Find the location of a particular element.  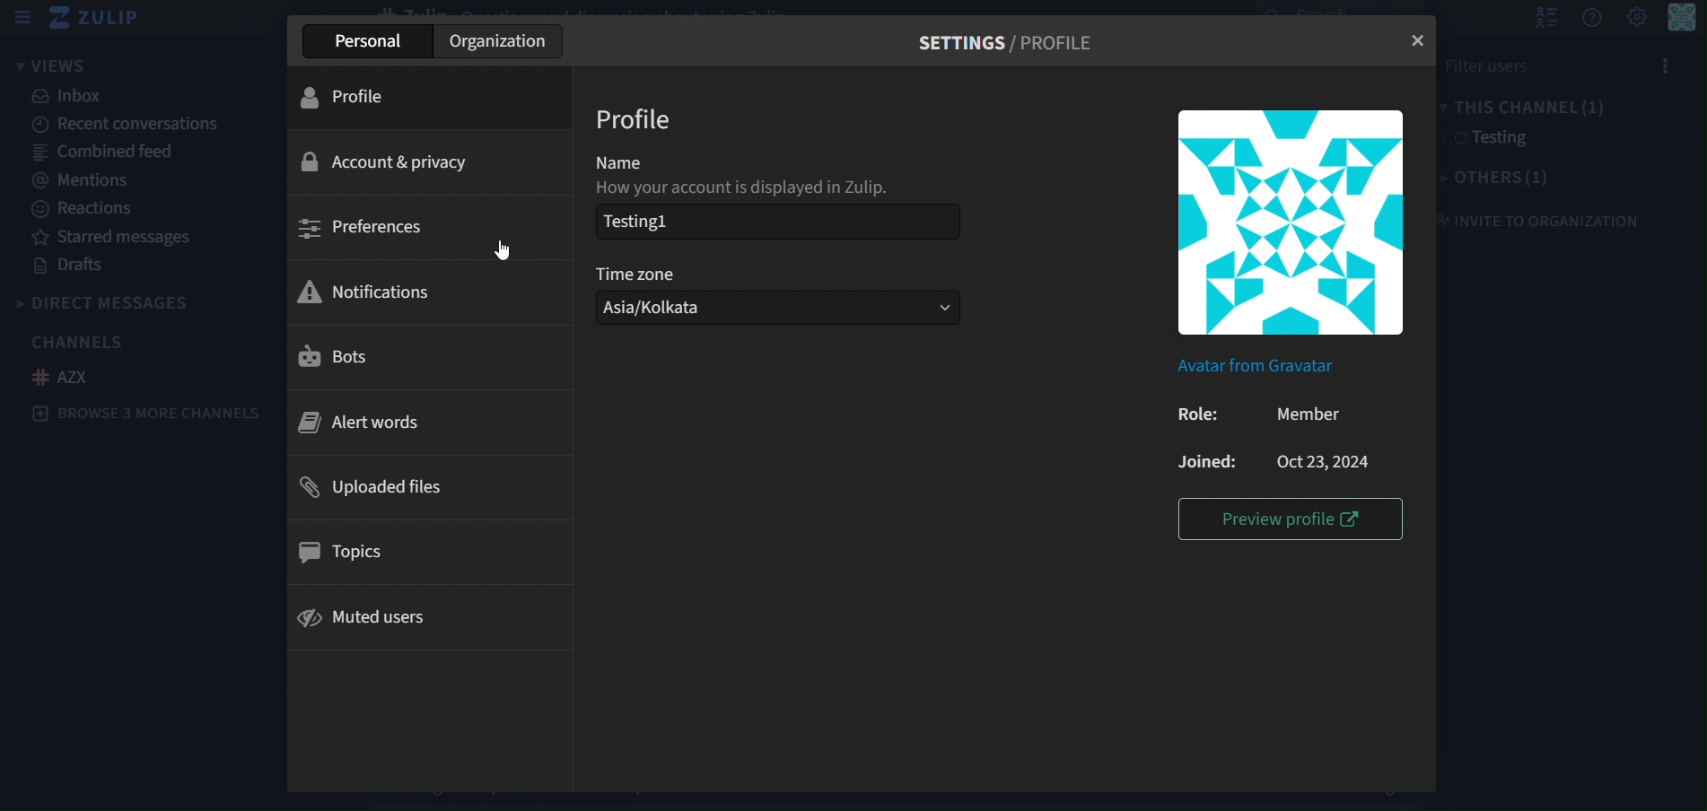

setting is located at coordinates (1636, 18).